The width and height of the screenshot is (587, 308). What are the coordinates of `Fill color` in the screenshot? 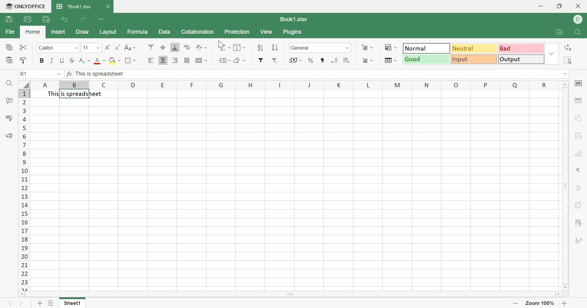 It's located at (113, 61).